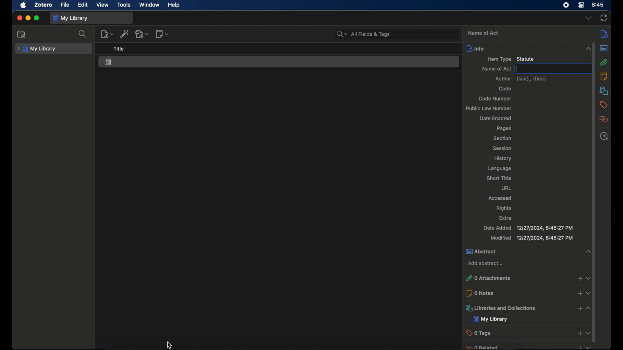 This screenshot has height=350, width=623. Describe the element at coordinates (522, 48) in the screenshot. I see `info` at that location.